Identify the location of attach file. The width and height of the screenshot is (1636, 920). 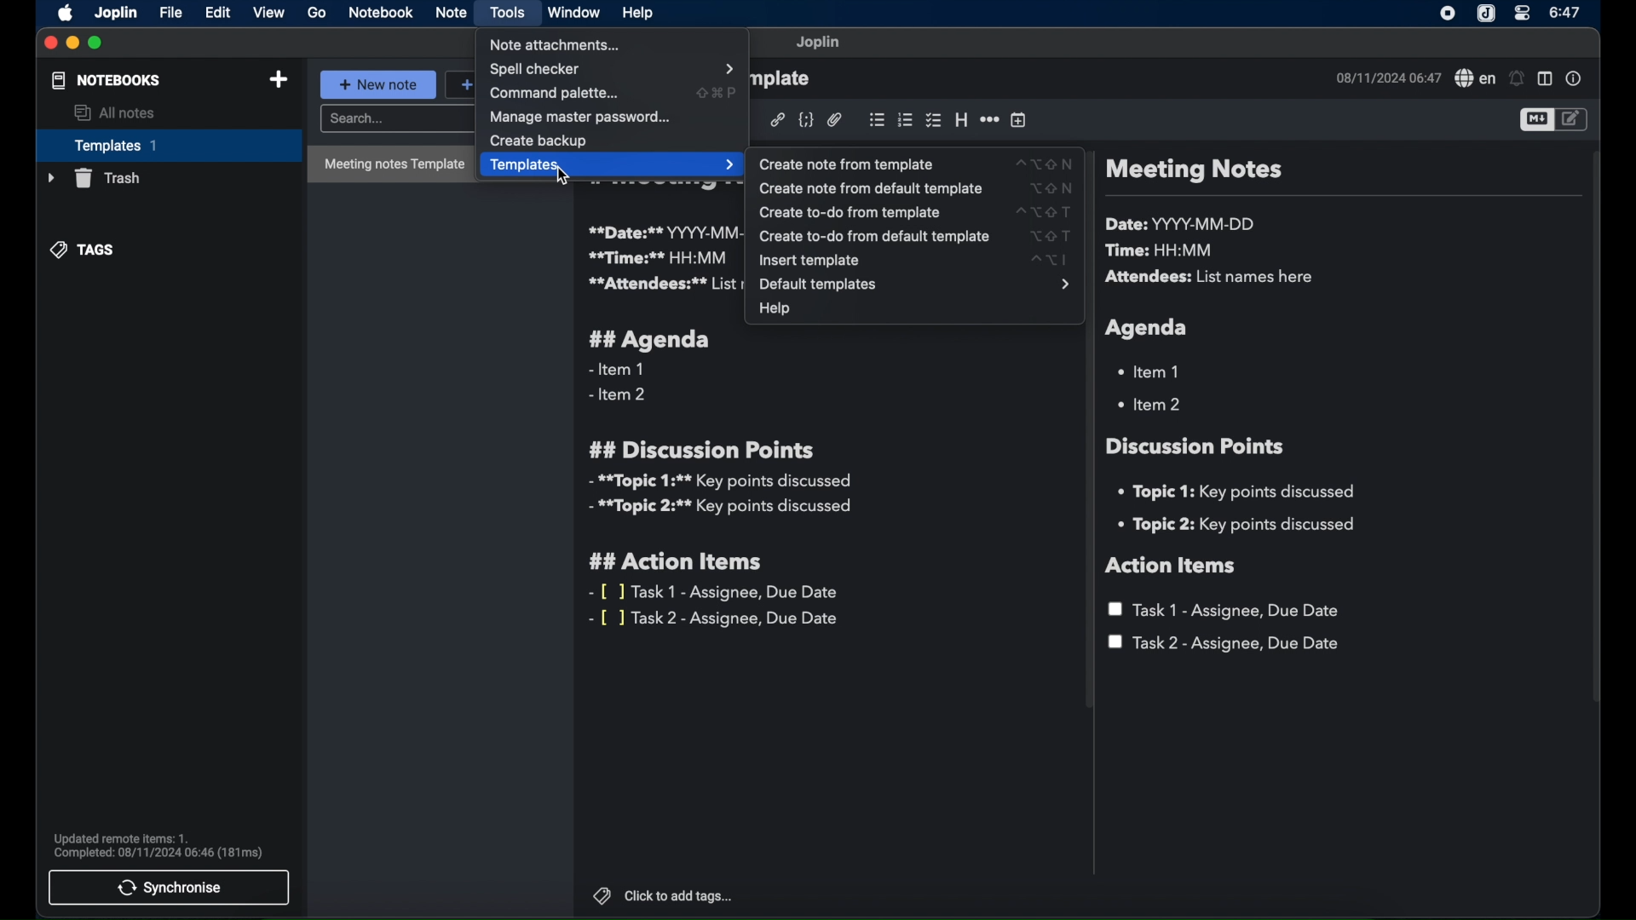
(835, 120).